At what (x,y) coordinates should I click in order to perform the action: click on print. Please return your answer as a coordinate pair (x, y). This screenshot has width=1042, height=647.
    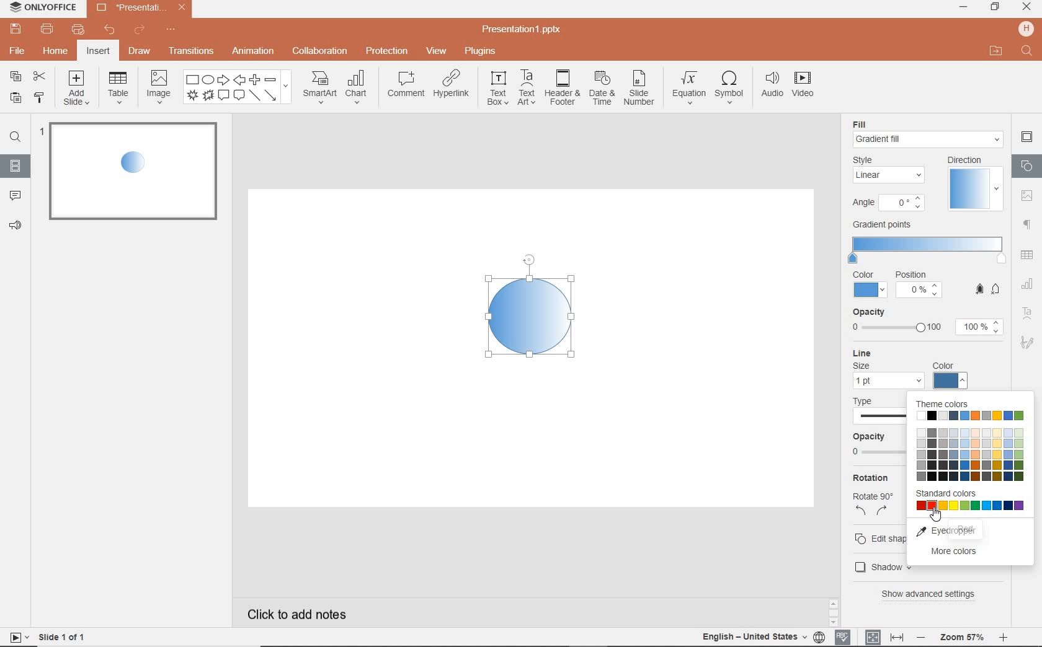
    Looking at the image, I should click on (48, 29).